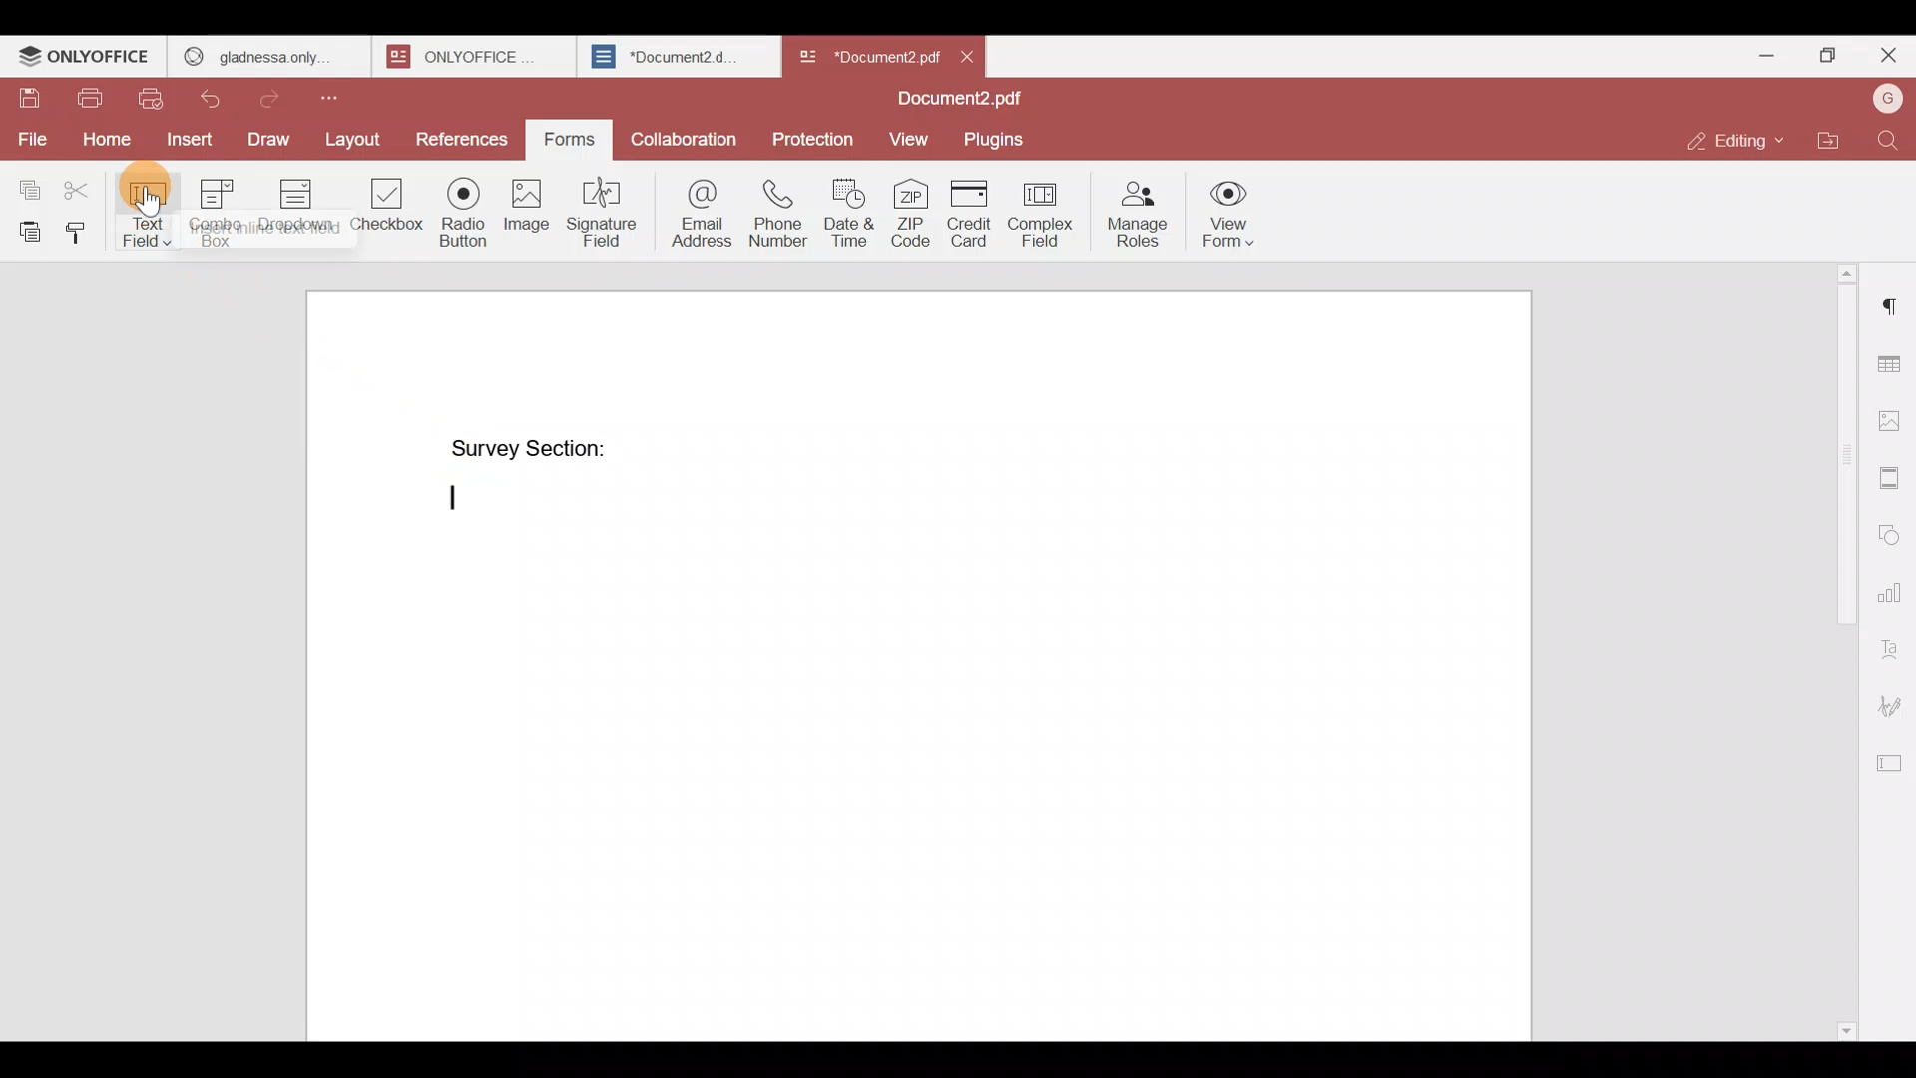 This screenshot has width=1916, height=1078. Describe the element at coordinates (1893, 141) in the screenshot. I see `Find` at that location.